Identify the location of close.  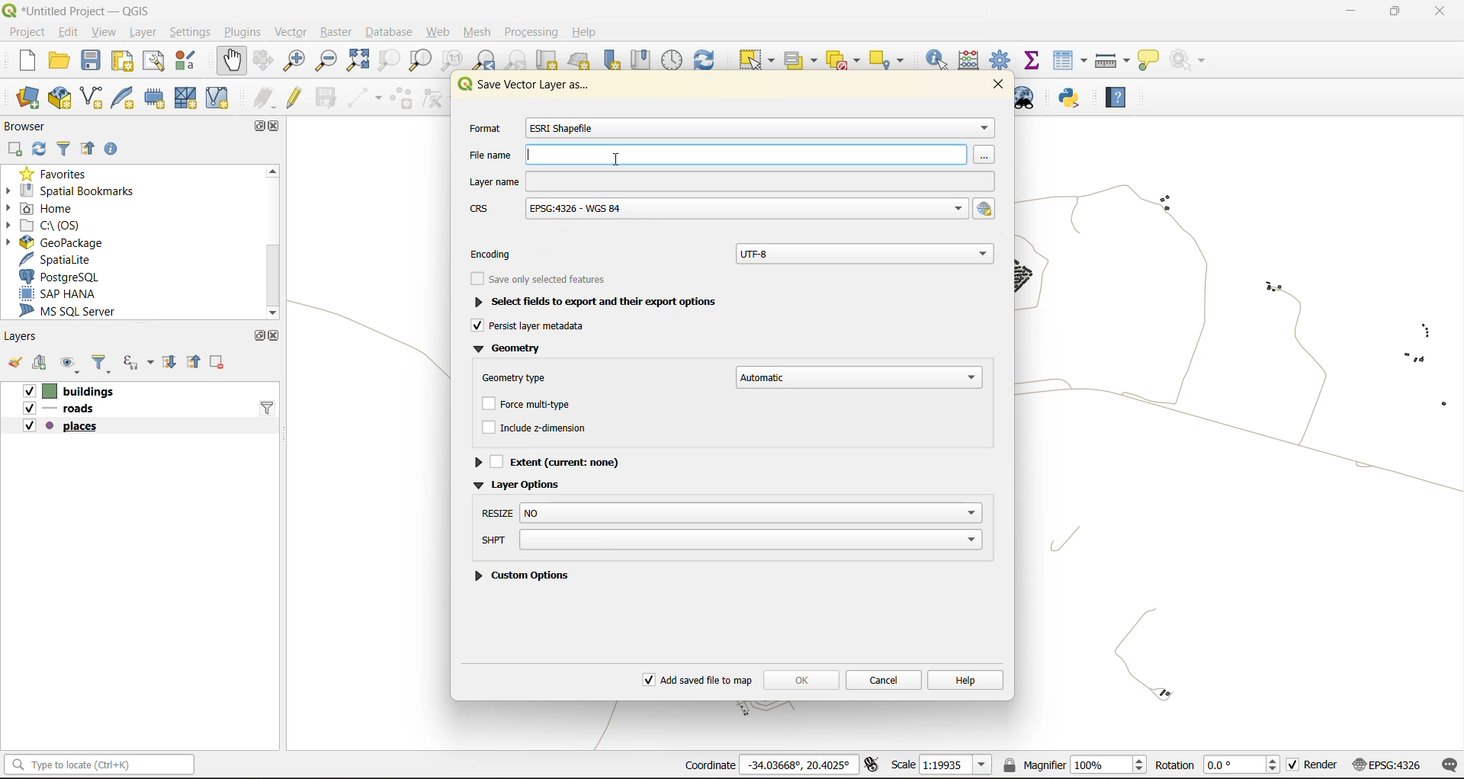
(1005, 85).